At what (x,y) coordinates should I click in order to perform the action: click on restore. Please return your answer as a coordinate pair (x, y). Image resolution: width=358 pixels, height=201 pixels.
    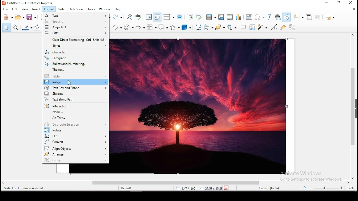
    Looking at the image, I should click on (339, 3).